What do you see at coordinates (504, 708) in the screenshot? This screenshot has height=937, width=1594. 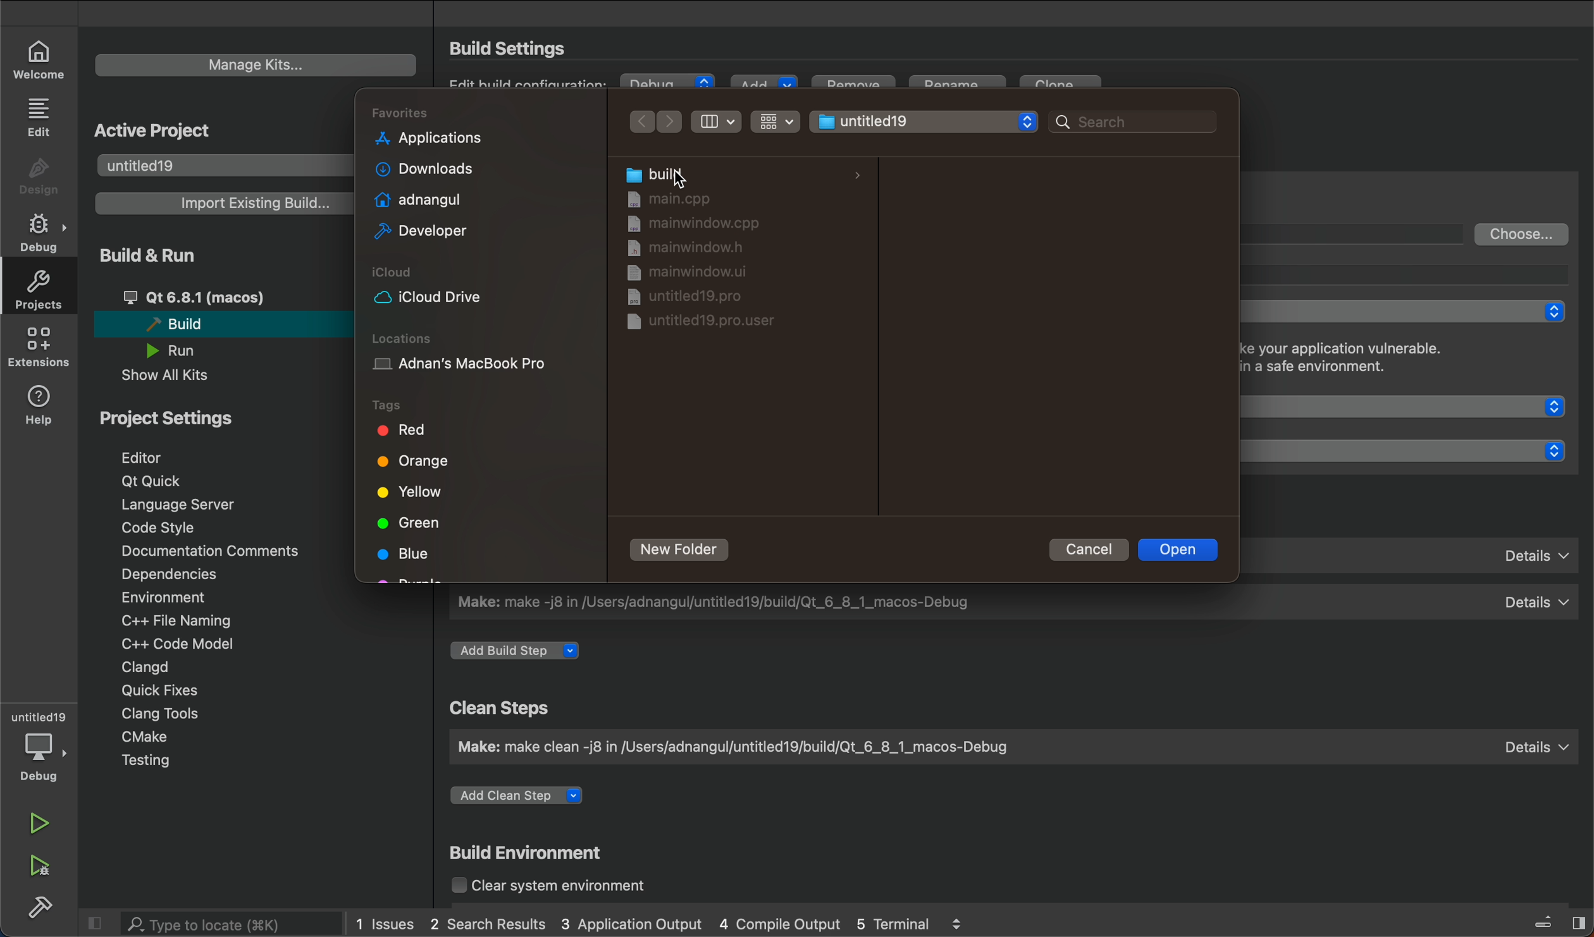 I see `clean steps` at bounding box center [504, 708].